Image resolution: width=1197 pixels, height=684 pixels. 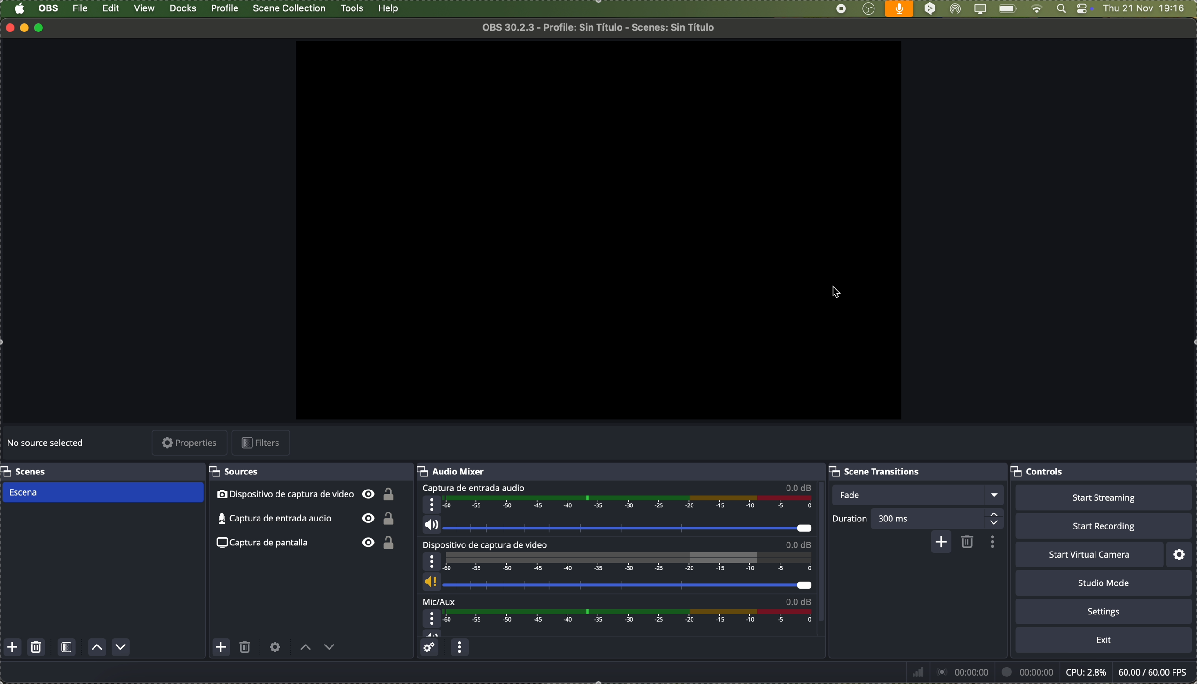 I want to click on file, so click(x=81, y=8).